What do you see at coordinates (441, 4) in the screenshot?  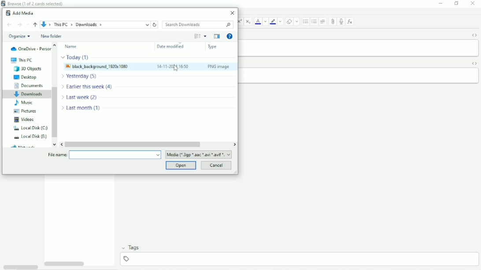 I see `Minimize` at bounding box center [441, 4].